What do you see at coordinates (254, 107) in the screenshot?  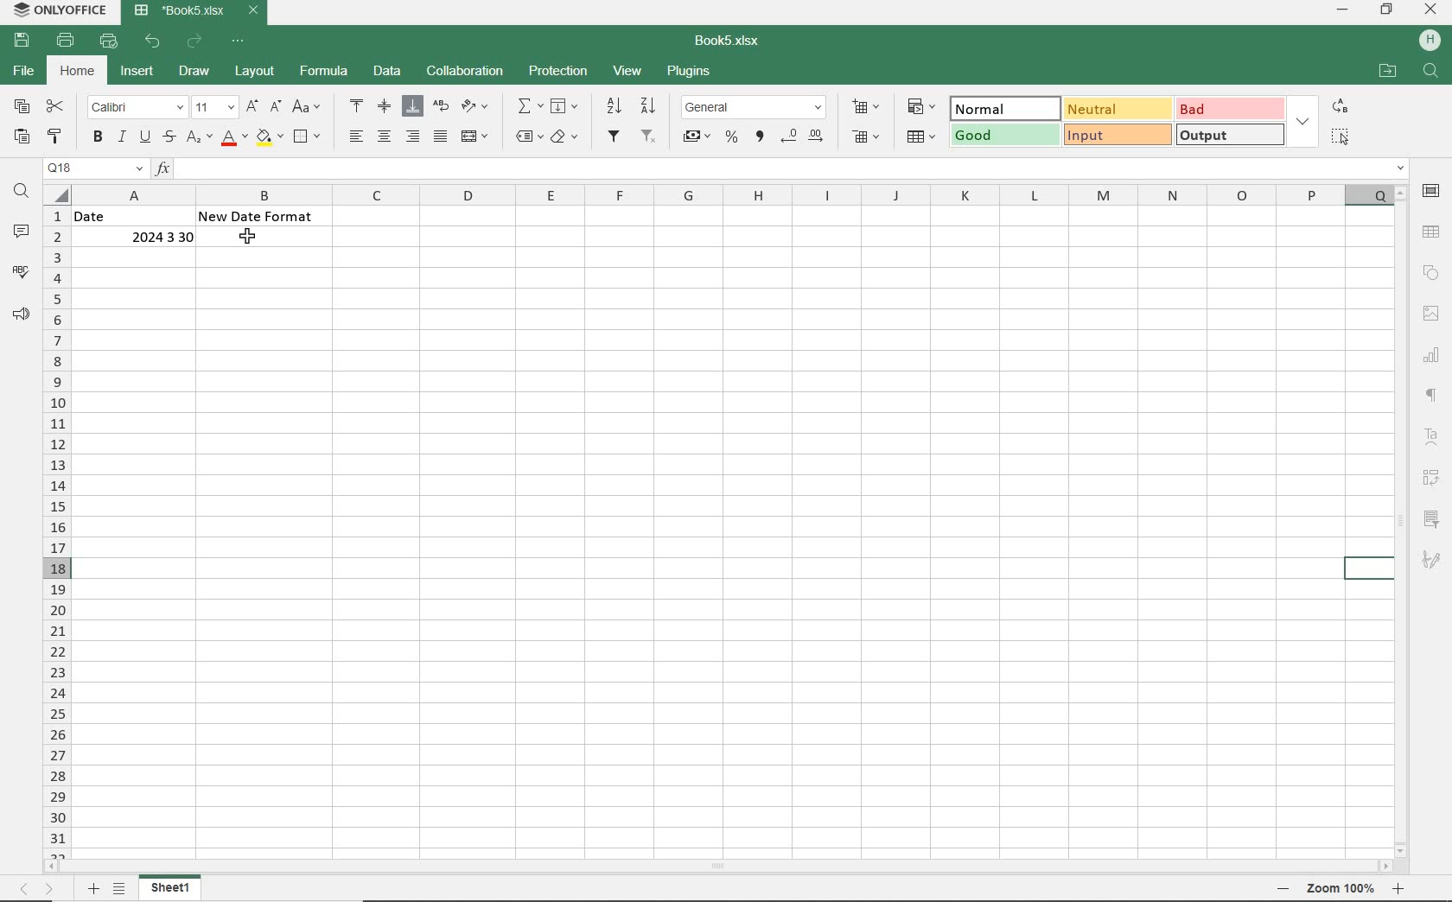 I see `INCREMENT FONT SIZE` at bounding box center [254, 107].